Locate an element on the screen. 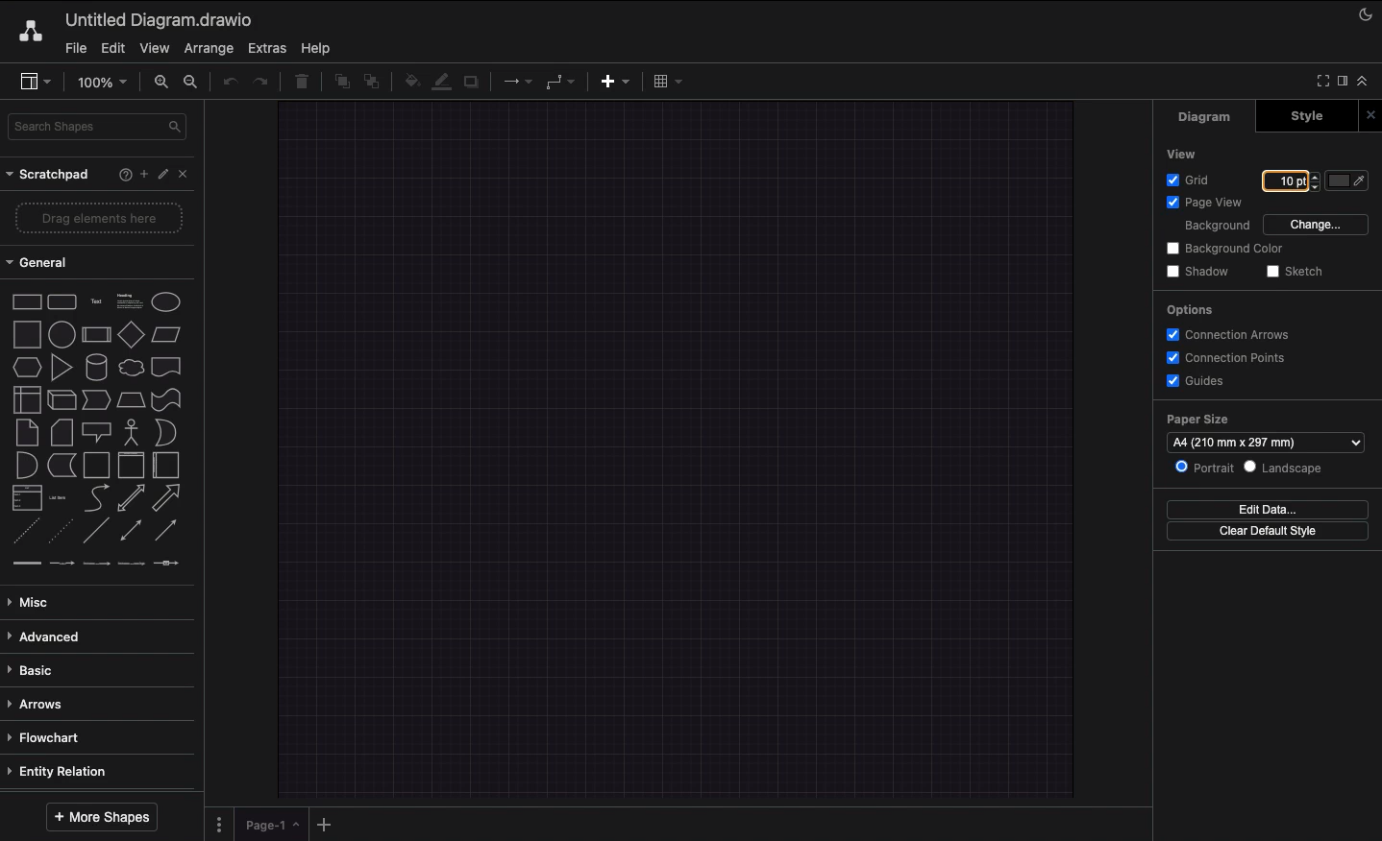 The height and width of the screenshot is (841, 1382). Guides is located at coordinates (1199, 381).